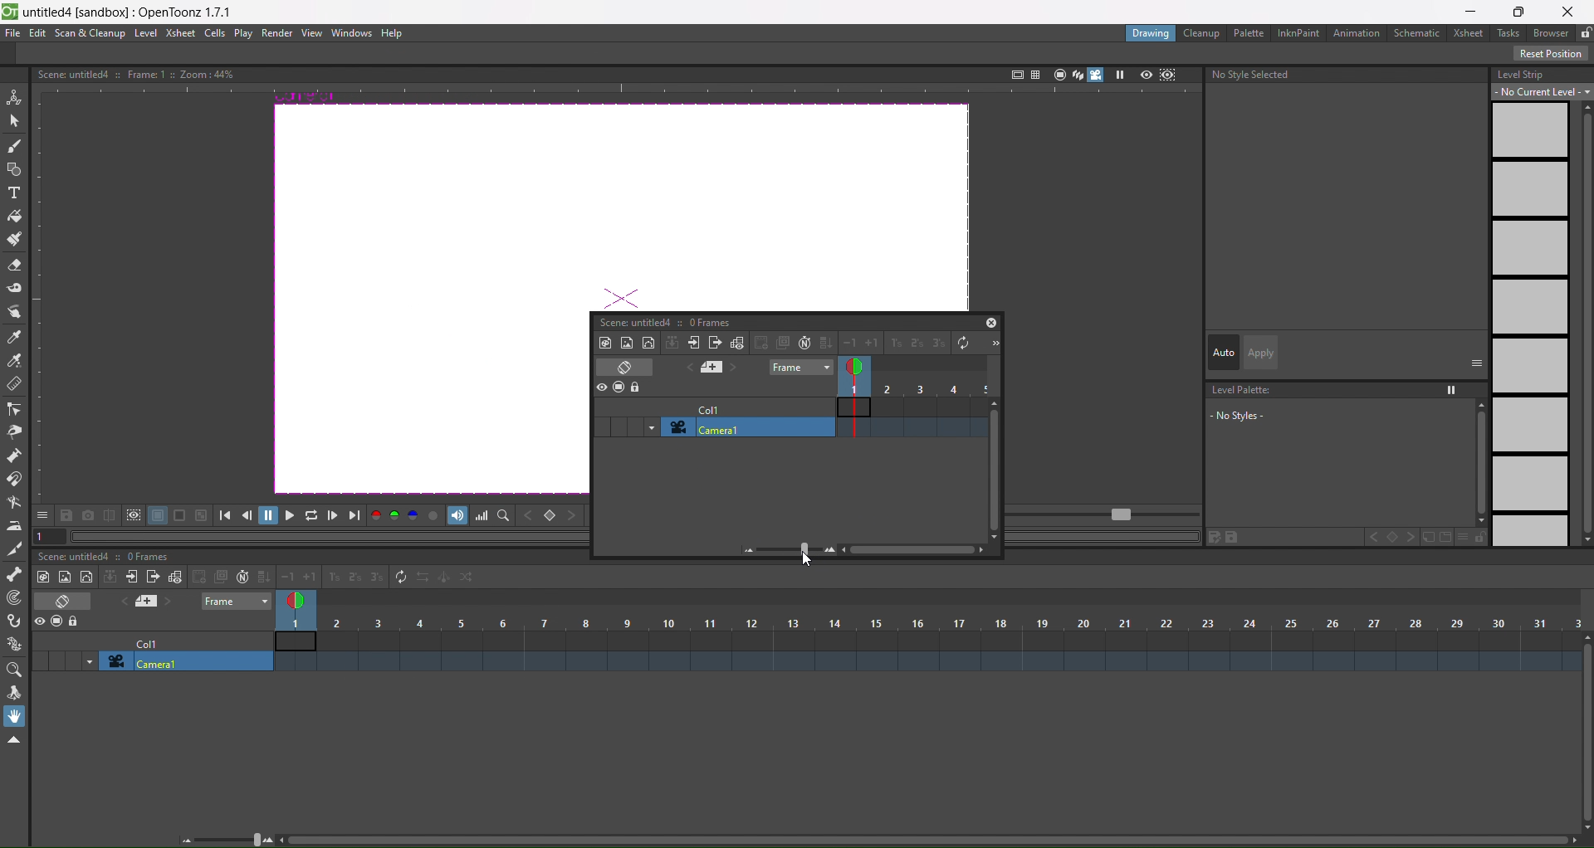 The image size is (1594, 848). What do you see at coordinates (16, 598) in the screenshot?
I see `tracker tool` at bounding box center [16, 598].